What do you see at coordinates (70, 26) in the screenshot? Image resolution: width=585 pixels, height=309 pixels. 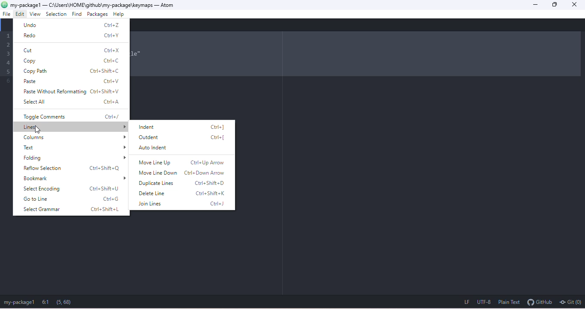 I see `undo` at bounding box center [70, 26].